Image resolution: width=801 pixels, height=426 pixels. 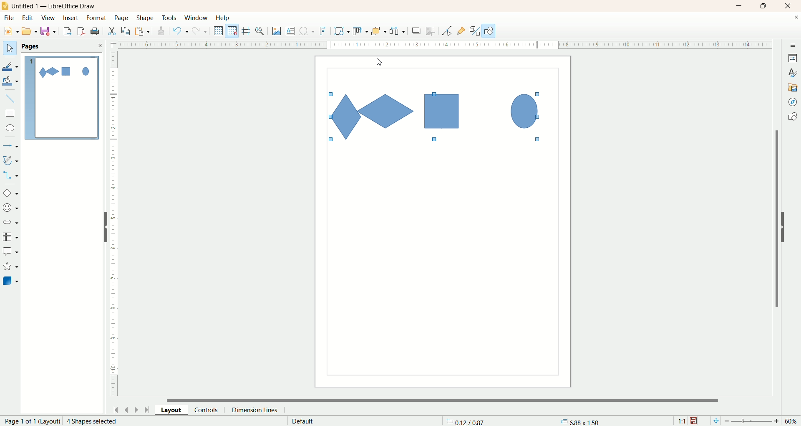 I want to click on page, so click(x=122, y=18).